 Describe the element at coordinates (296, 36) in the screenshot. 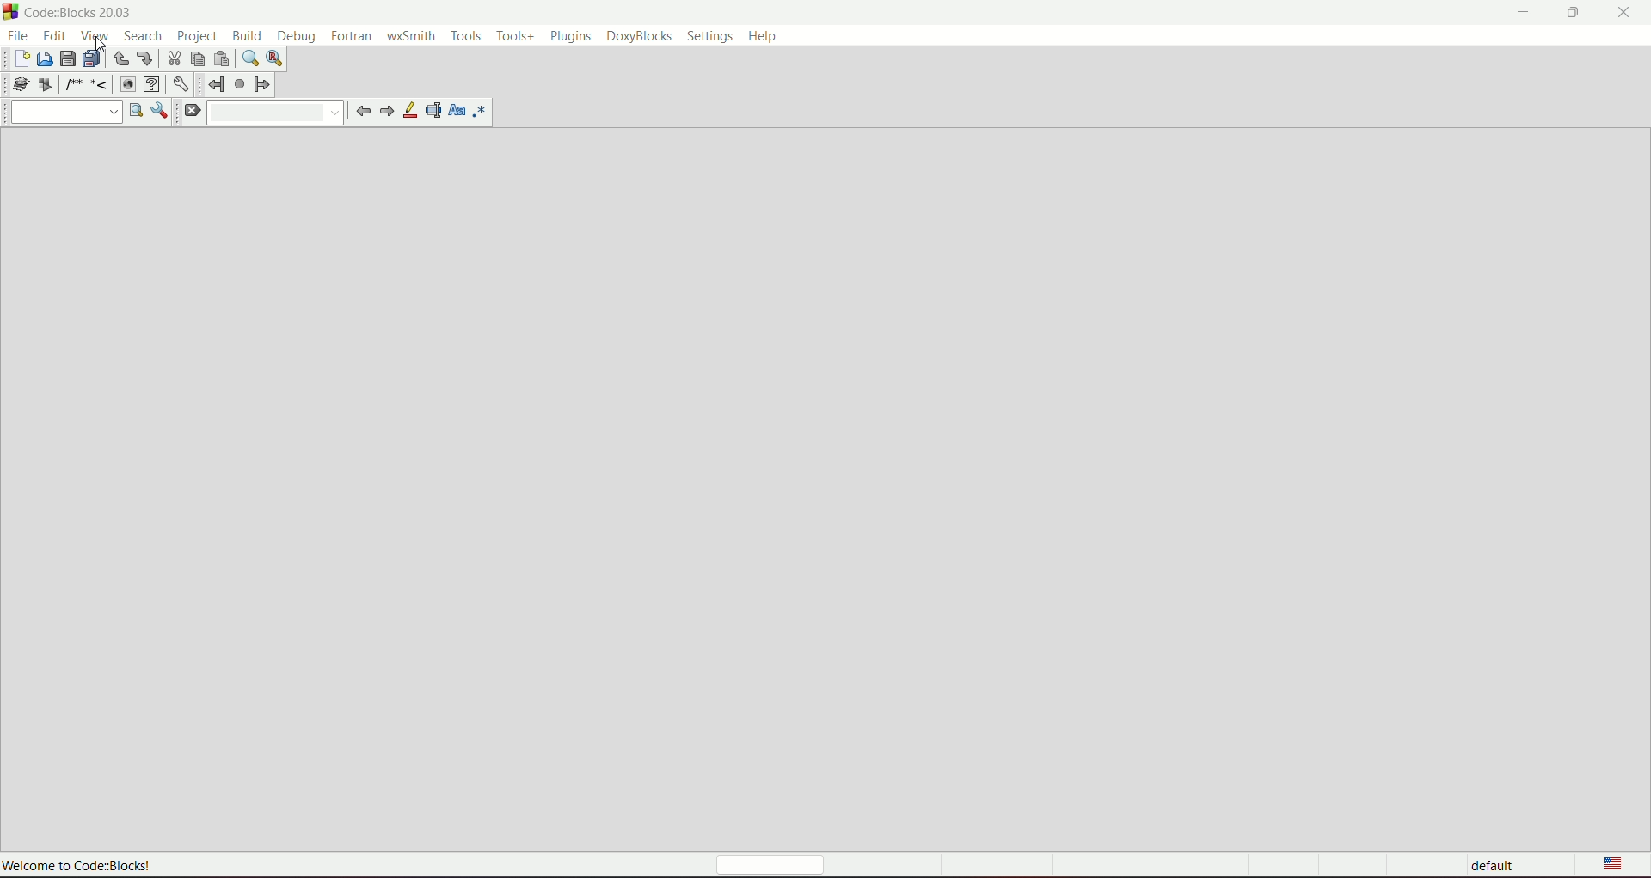

I see `debug` at that location.